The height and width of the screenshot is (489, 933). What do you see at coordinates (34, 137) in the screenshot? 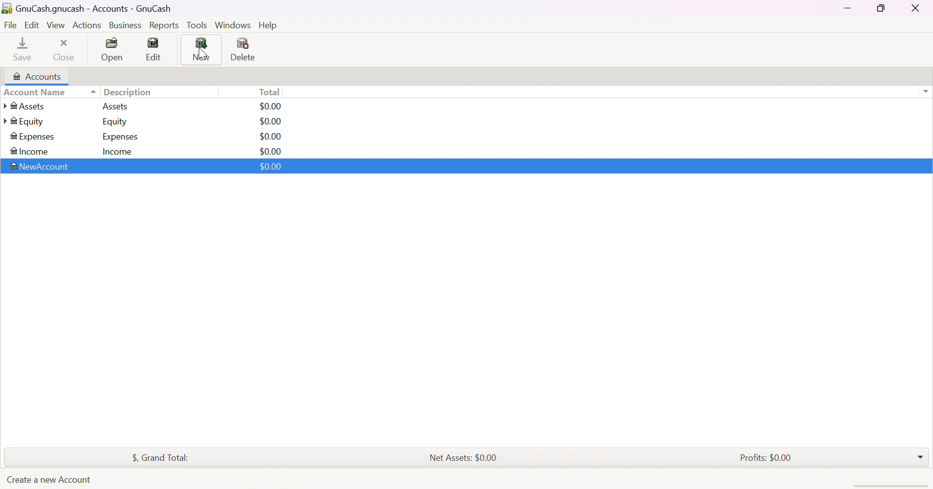
I see `Expenses` at bounding box center [34, 137].